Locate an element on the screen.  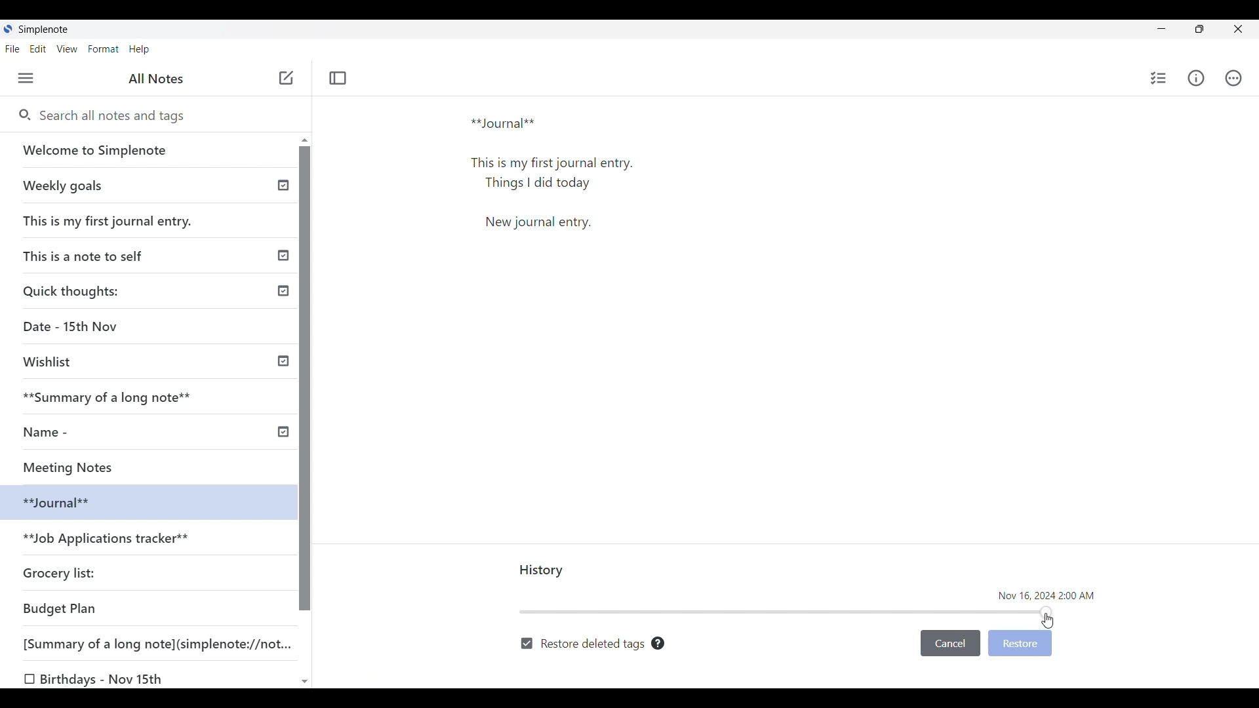
Menu is located at coordinates (26, 78).